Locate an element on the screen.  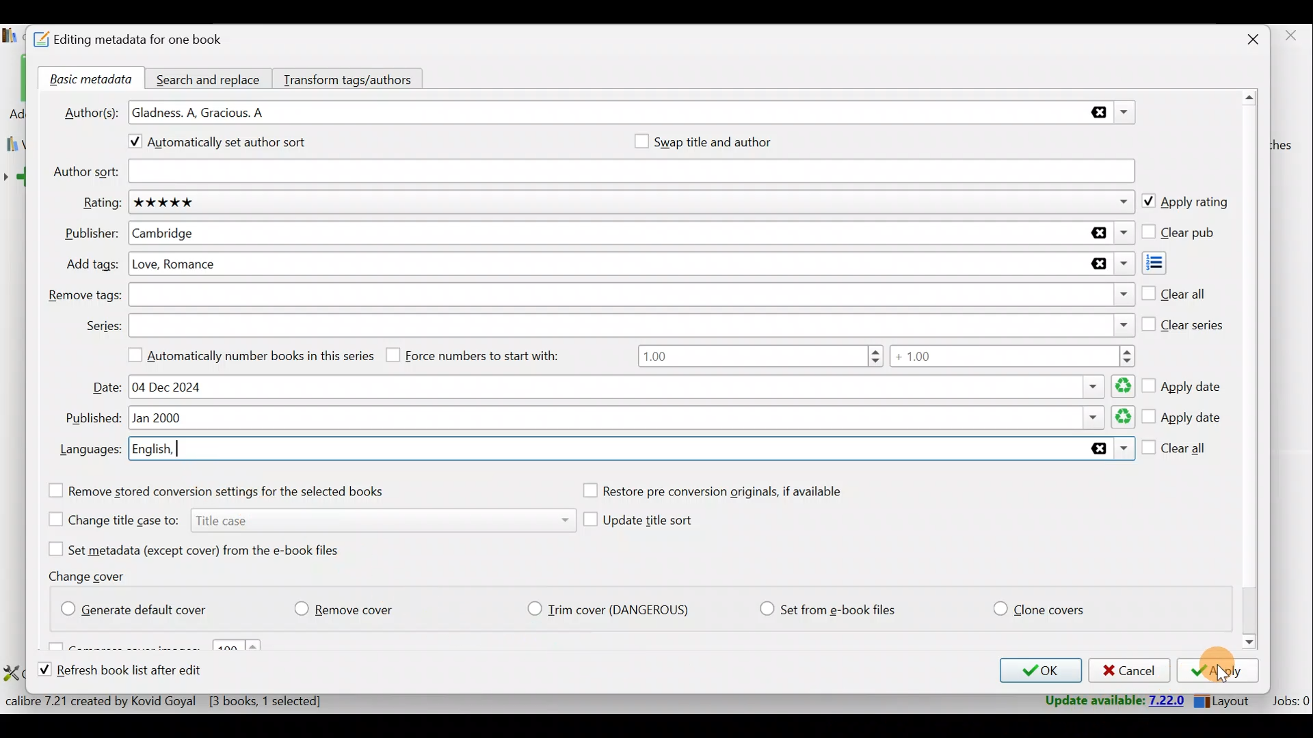
Jobs is located at coordinates (1290, 700).